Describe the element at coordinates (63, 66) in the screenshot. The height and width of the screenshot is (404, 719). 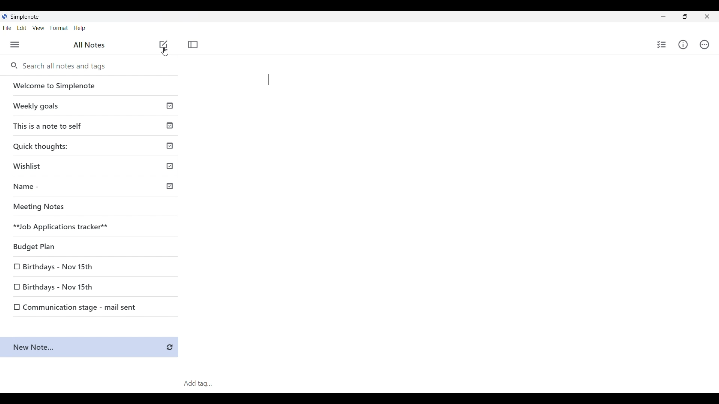
I see `Search all notes and tags` at that location.